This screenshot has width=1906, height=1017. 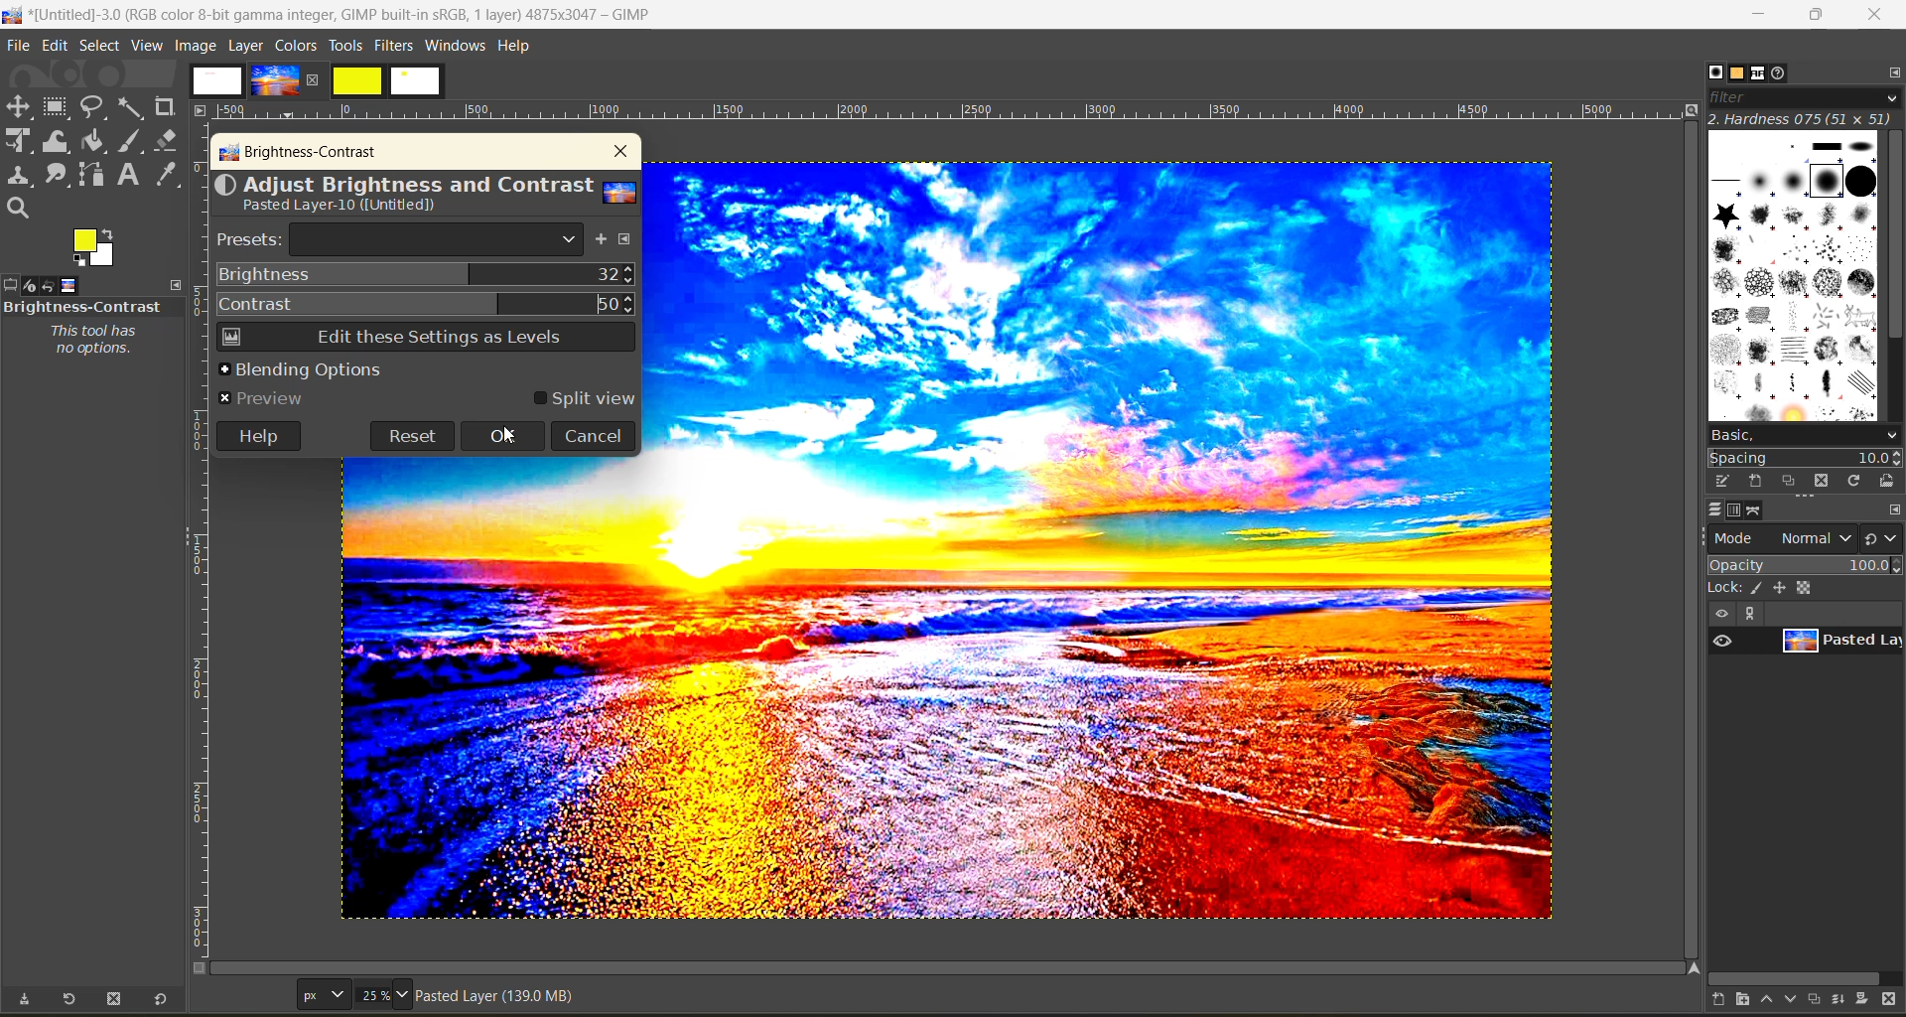 What do you see at coordinates (1783, 537) in the screenshot?
I see `mode` at bounding box center [1783, 537].